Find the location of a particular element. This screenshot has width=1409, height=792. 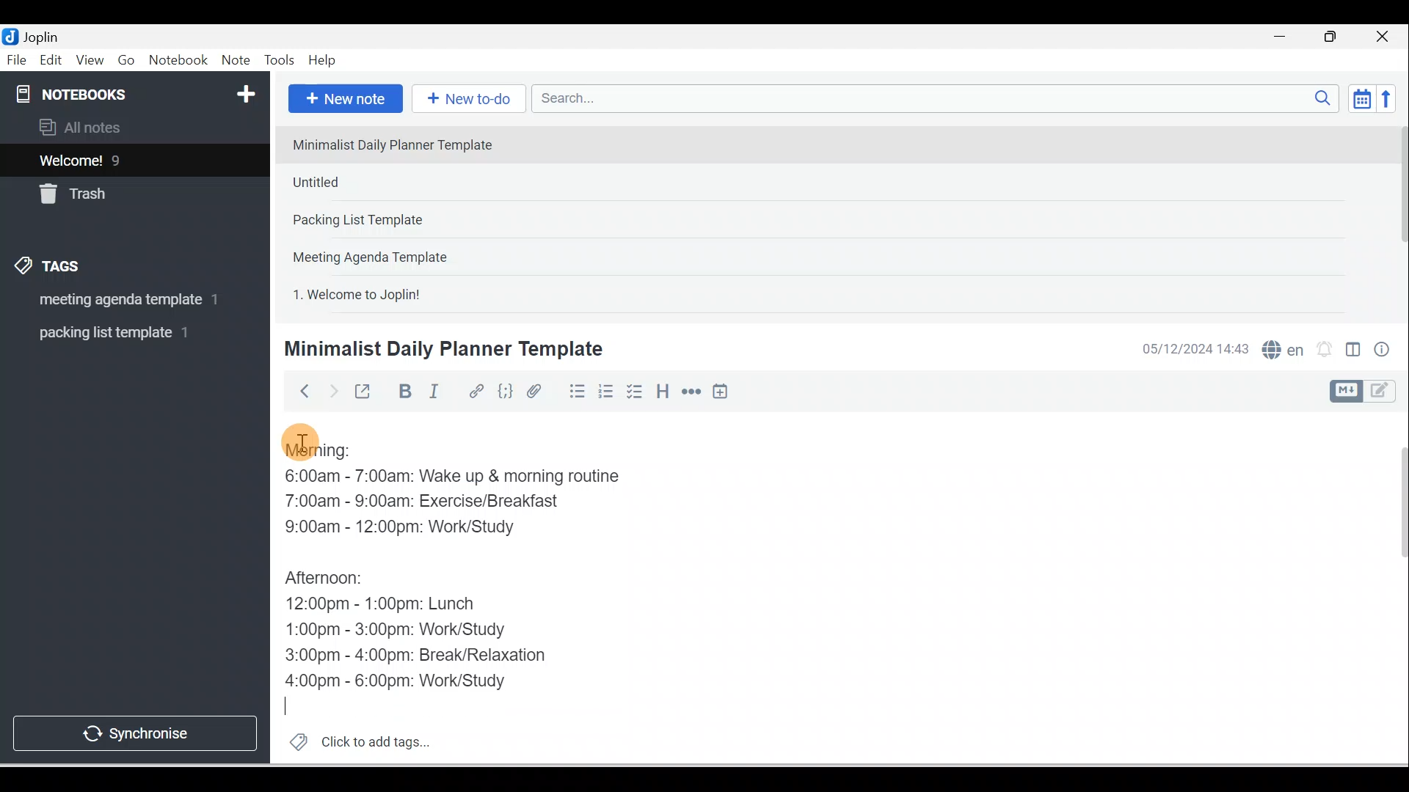

Minimalist Daily Planner Template is located at coordinates (441, 349).